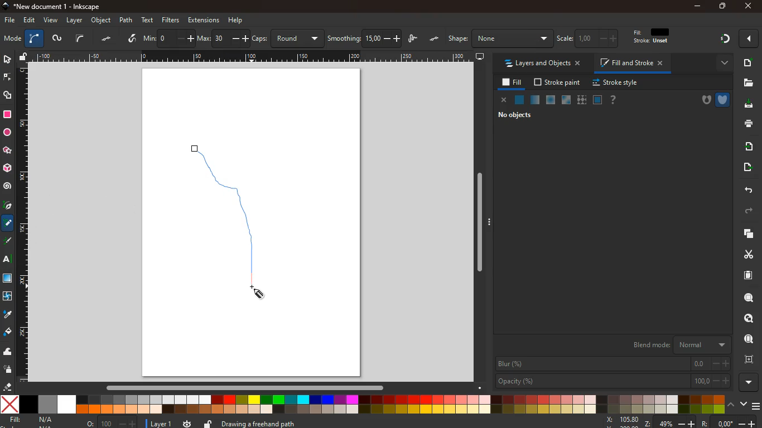 The width and height of the screenshot is (762, 428). What do you see at coordinates (751, 382) in the screenshot?
I see `more` at bounding box center [751, 382].